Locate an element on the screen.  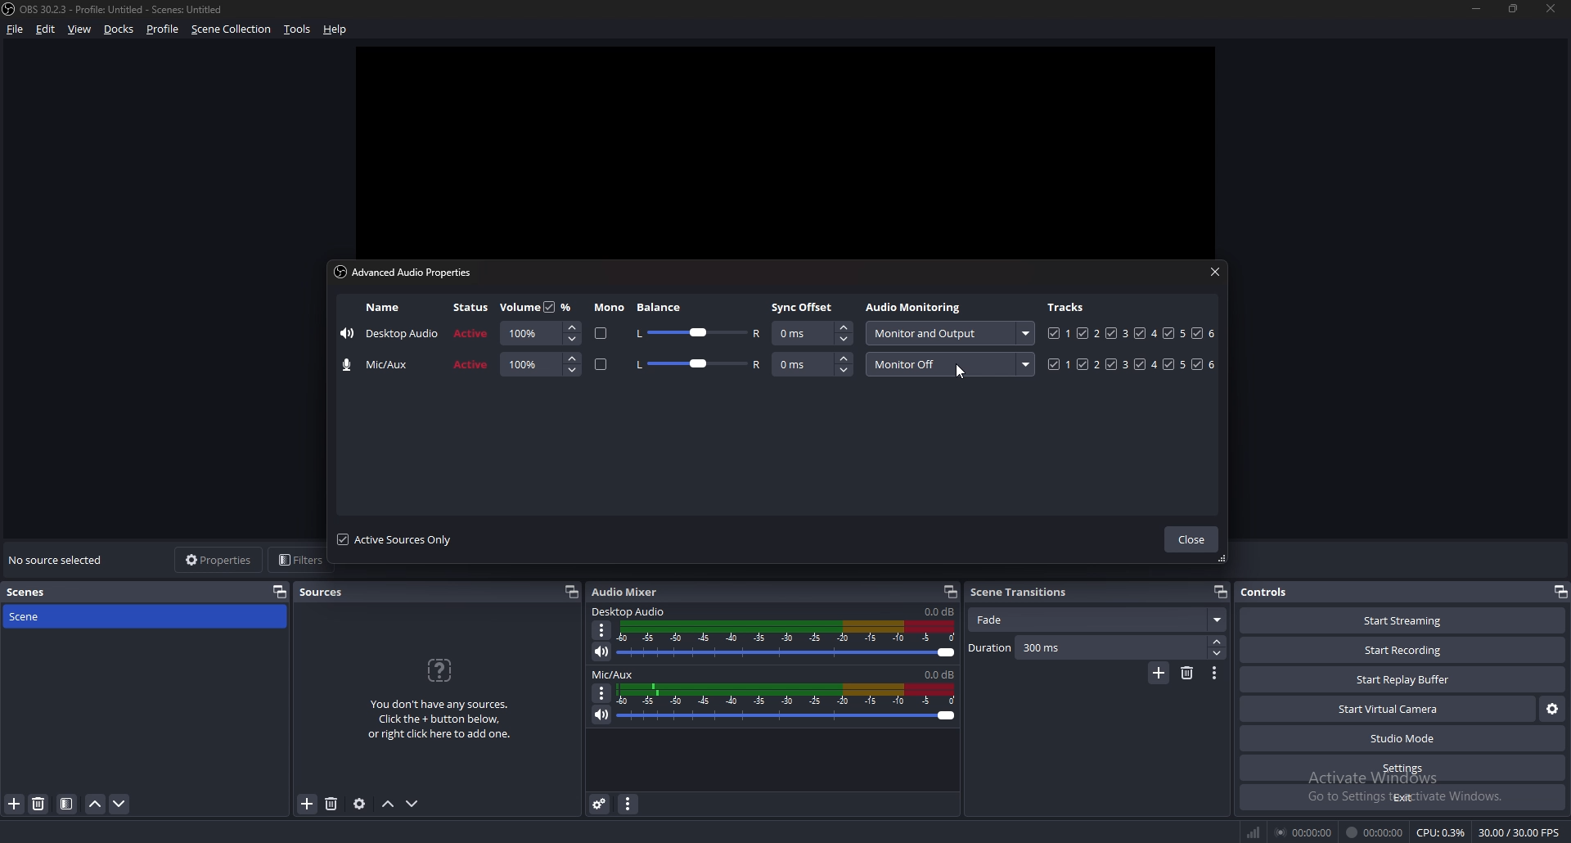
sync offset adjust is located at coordinates (813, 363).